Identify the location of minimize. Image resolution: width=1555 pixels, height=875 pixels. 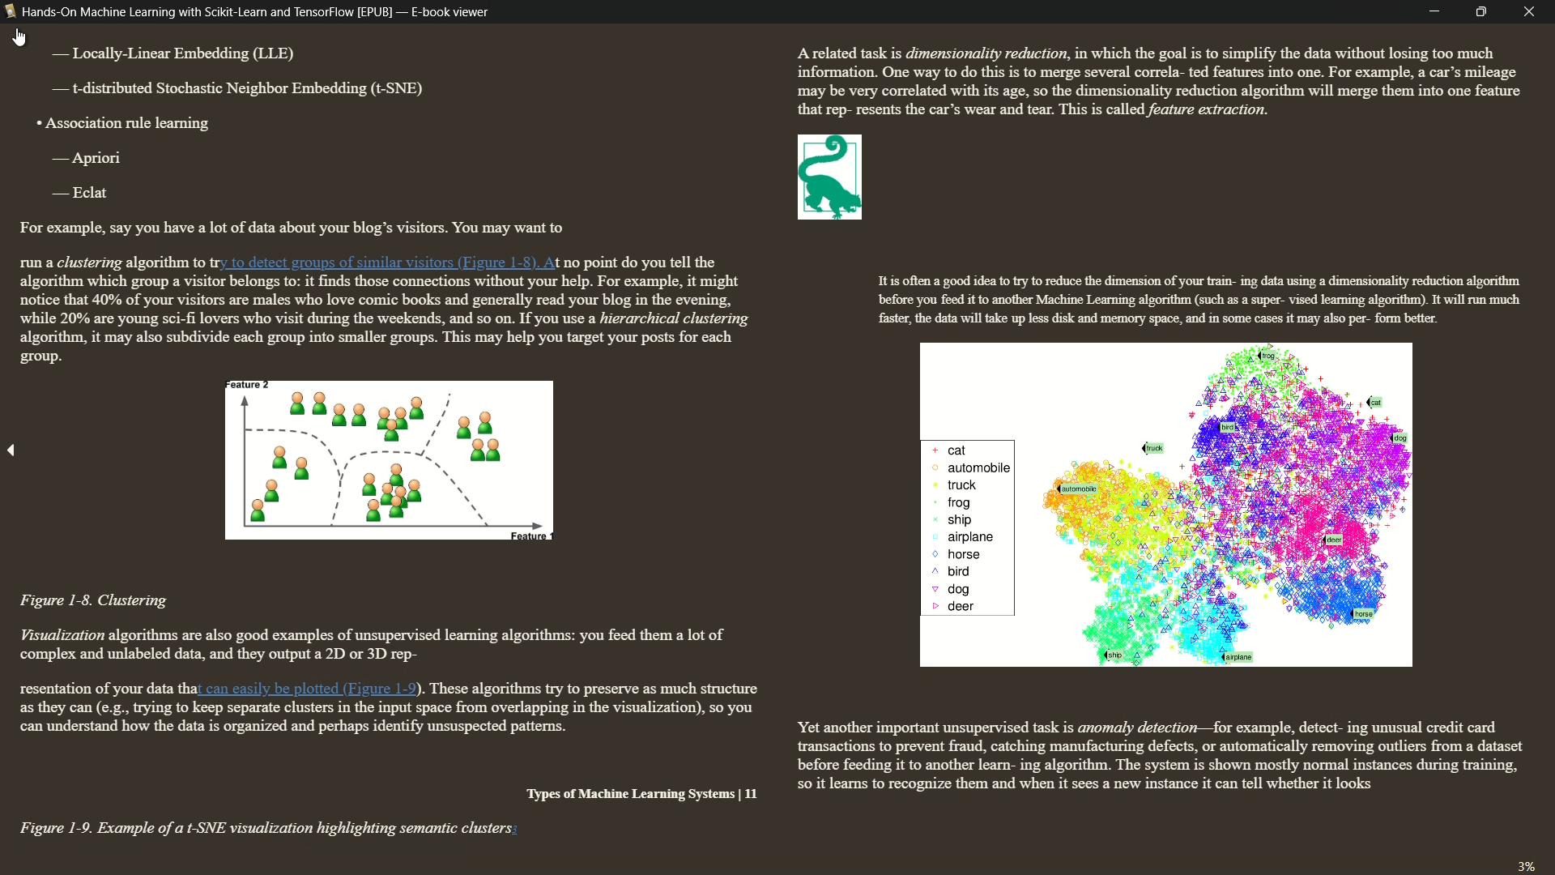
(1434, 11).